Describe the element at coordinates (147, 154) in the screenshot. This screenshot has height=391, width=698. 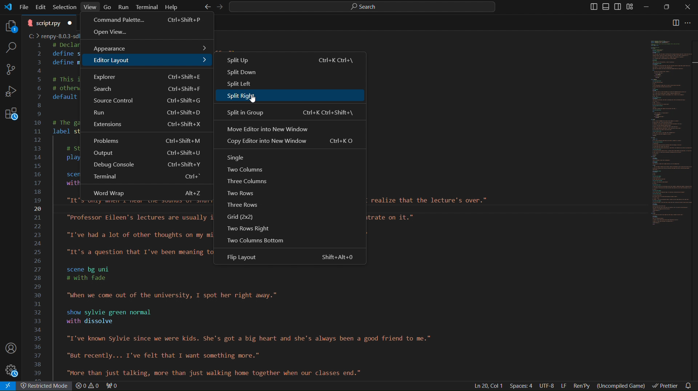
I see `Output   ctrl+shift+U` at that location.